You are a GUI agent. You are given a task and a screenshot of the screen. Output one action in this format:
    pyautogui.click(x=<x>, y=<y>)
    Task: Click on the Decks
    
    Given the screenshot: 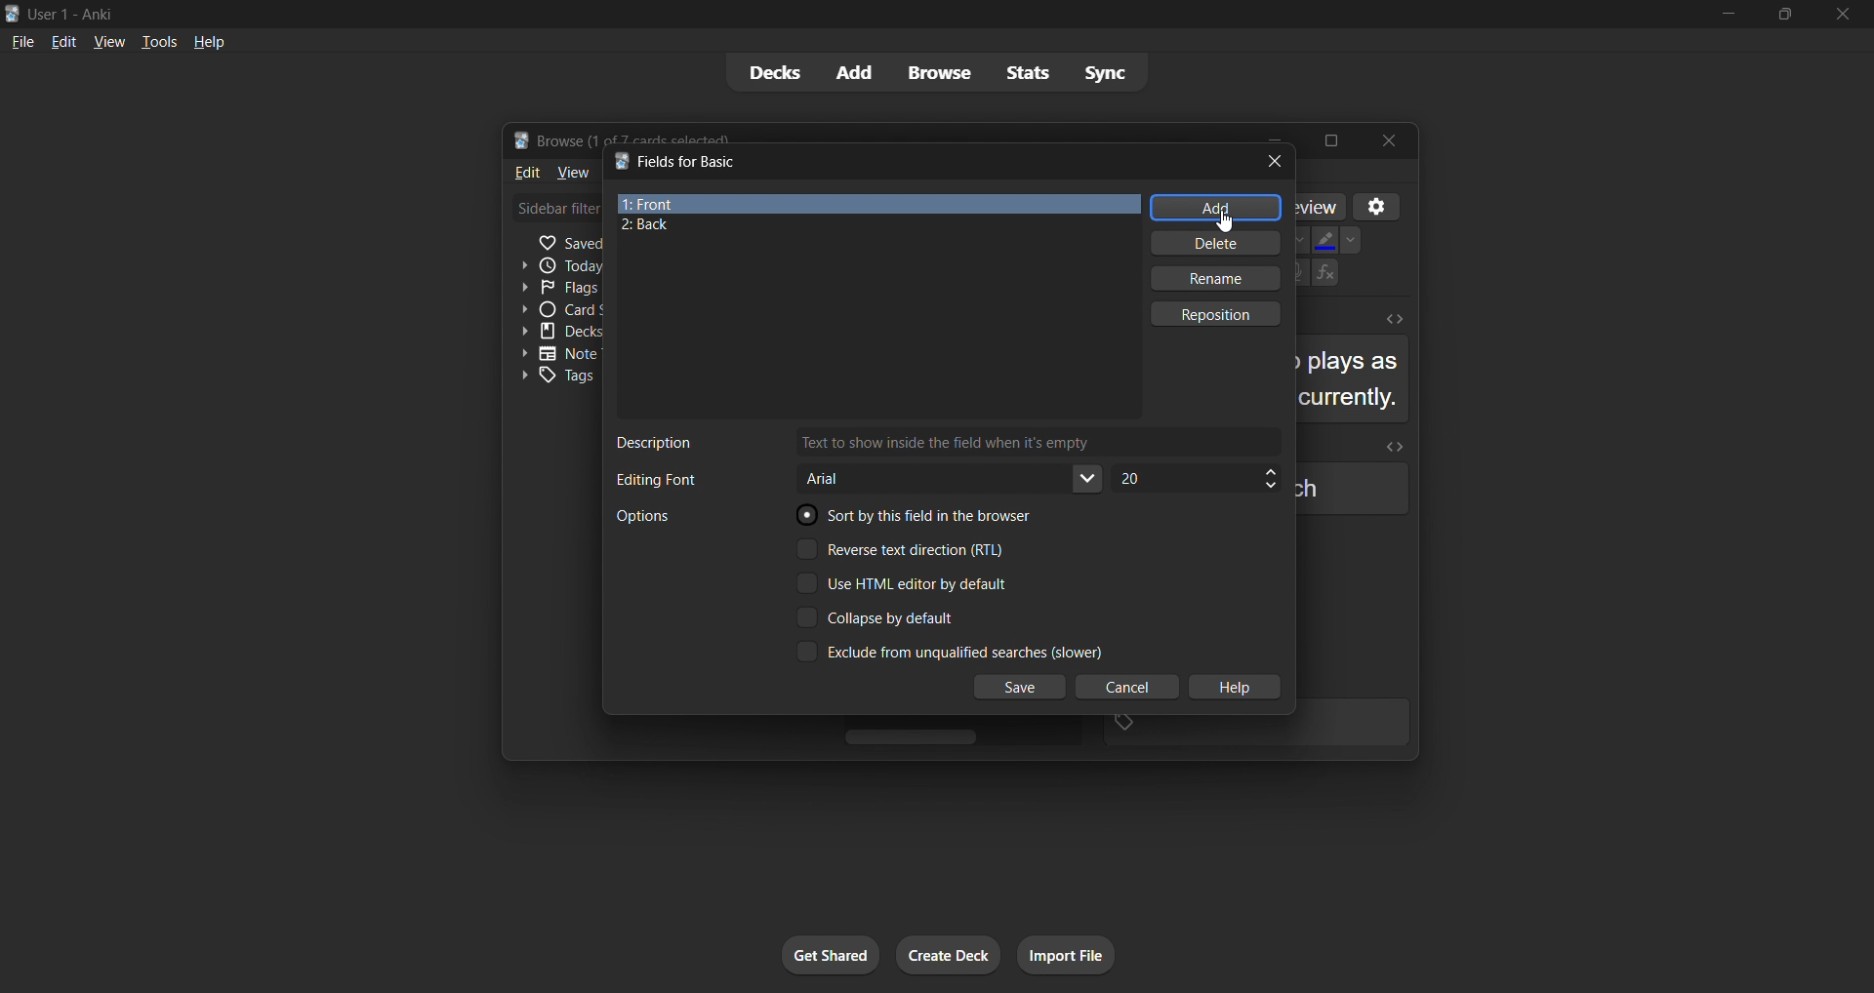 What is the action you would take?
    pyautogui.click(x=559, y=333)
    